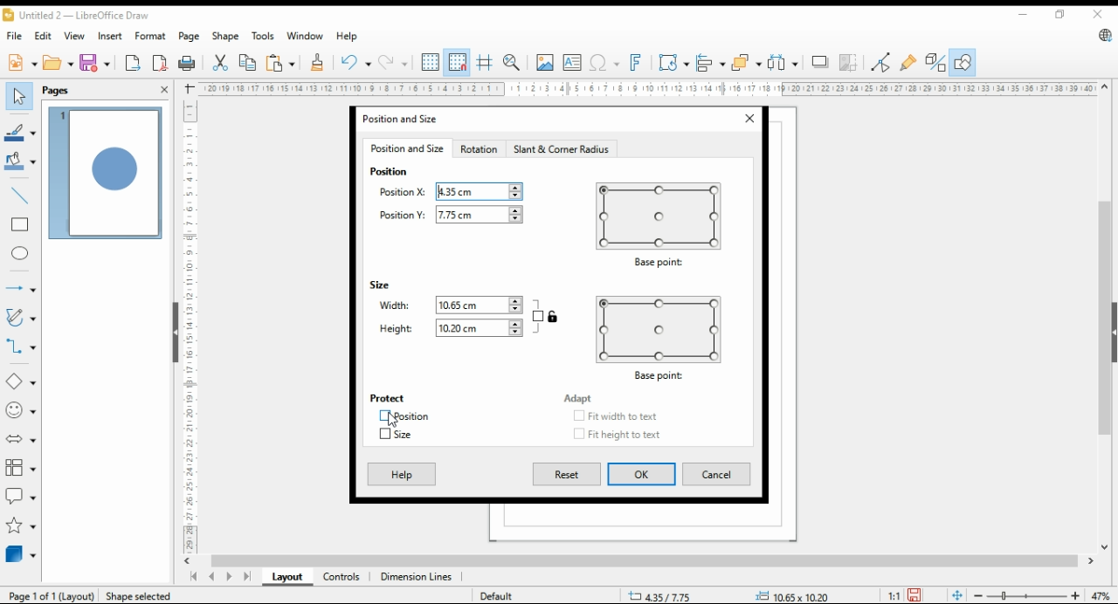 The height and width of the screenshot is (604, 1118). What do you see at coordinates (228, 576) in the screenshot?
I see `next page` at bounding box center [228, 576].